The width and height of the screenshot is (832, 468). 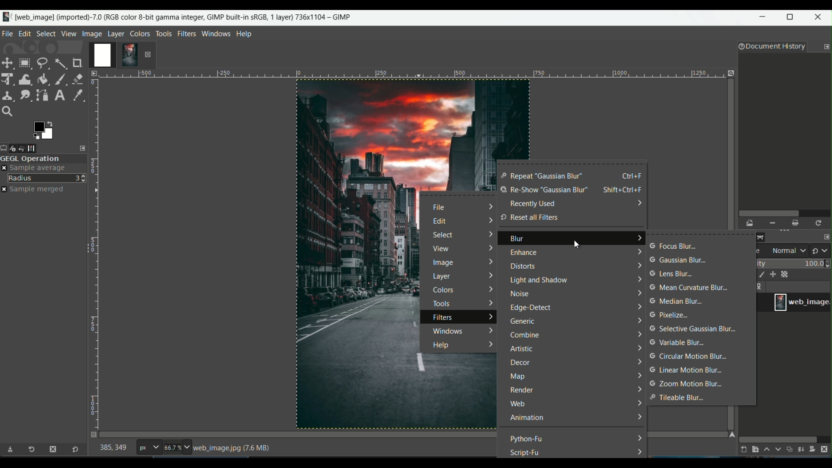 What do you see at coordinates (10, 112) in the screenshot?
I see `zoom tool` at bounding box center [10, 112].